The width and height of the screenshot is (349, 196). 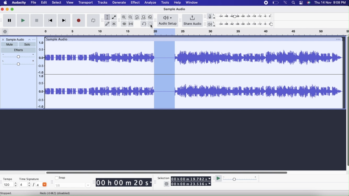 I want to click on network, so click(x=286, y=3).